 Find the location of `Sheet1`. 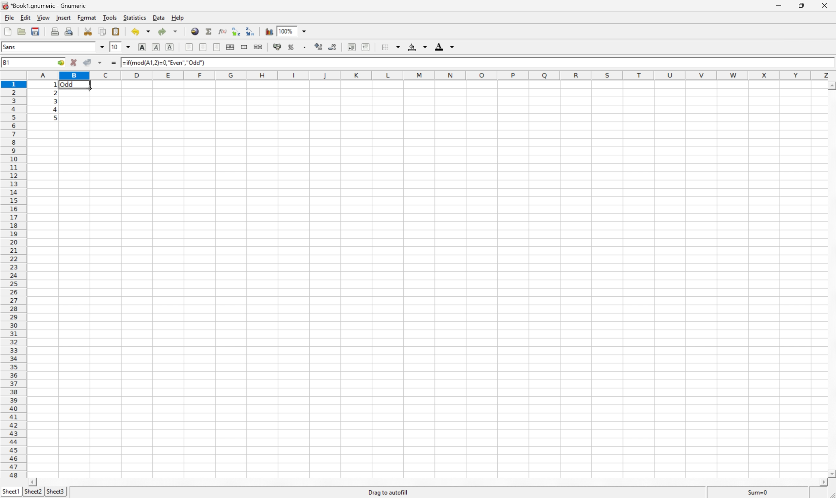

Sheet1 is located at coordinates (10, 492).